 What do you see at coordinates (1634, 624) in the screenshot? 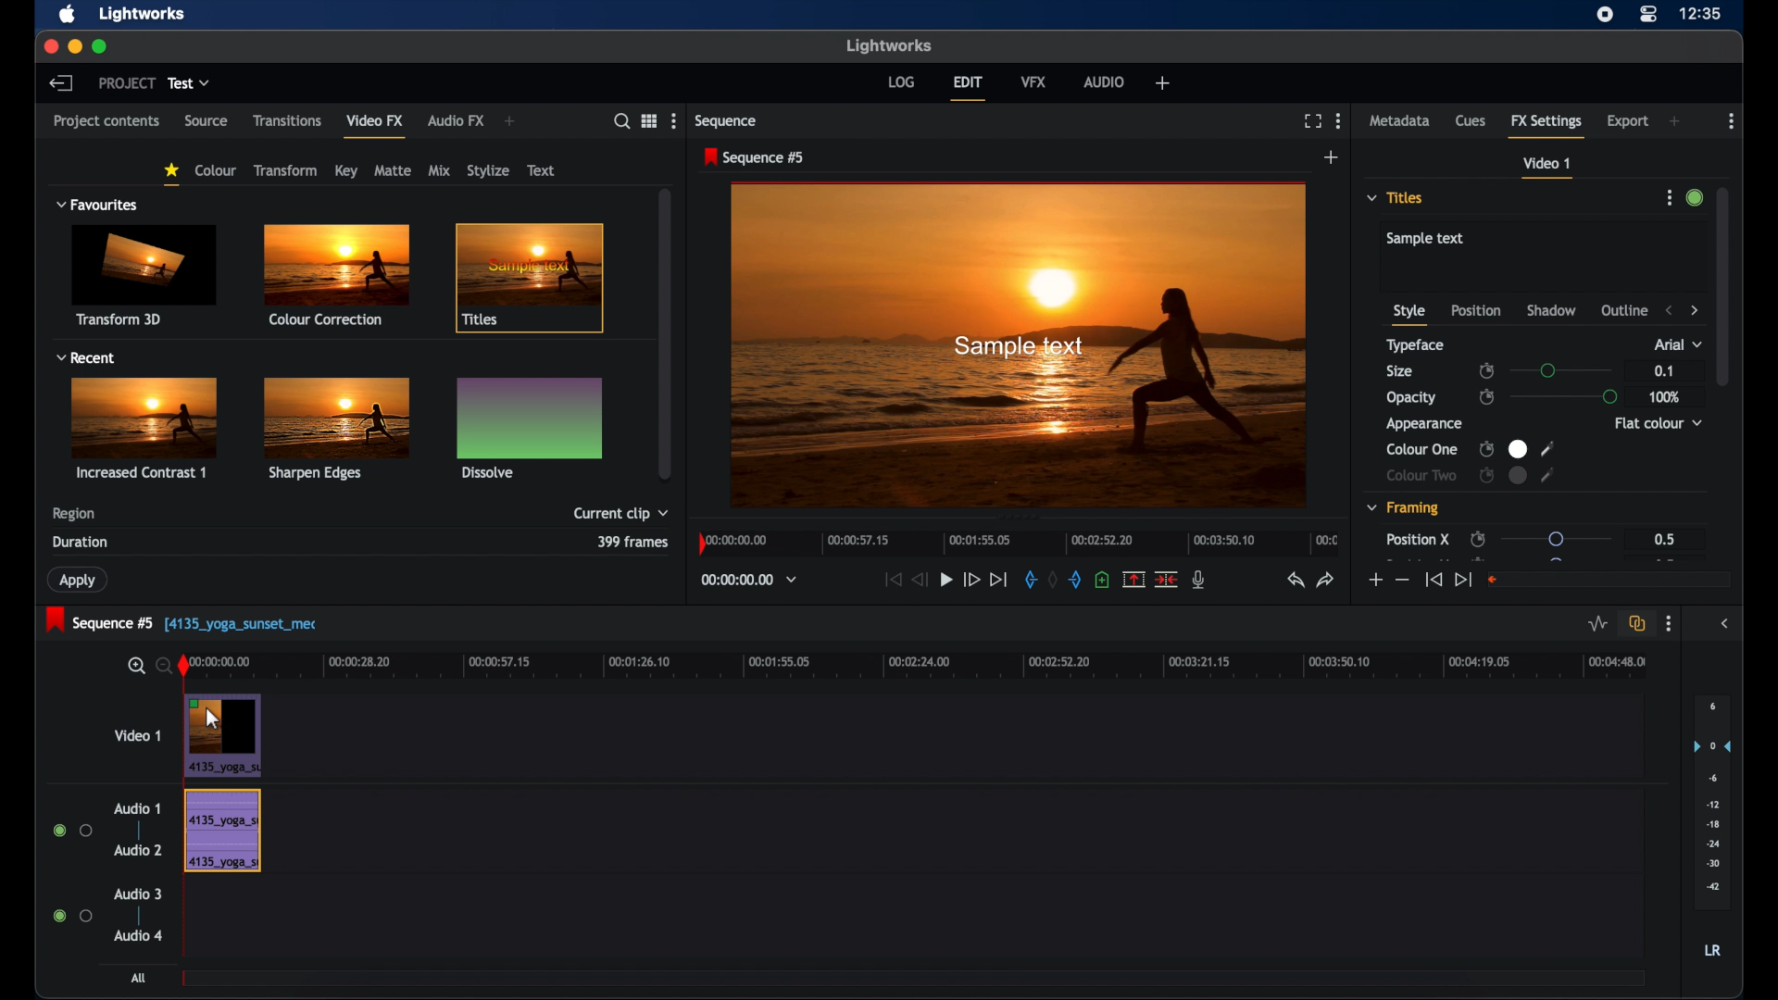
I see `toggle all all track sync` at bounding box center [1634, 624].